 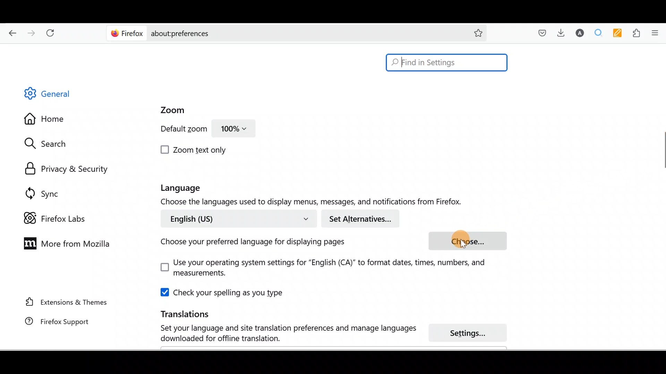 I want to click on Zoom, so click(x=169, y=110).